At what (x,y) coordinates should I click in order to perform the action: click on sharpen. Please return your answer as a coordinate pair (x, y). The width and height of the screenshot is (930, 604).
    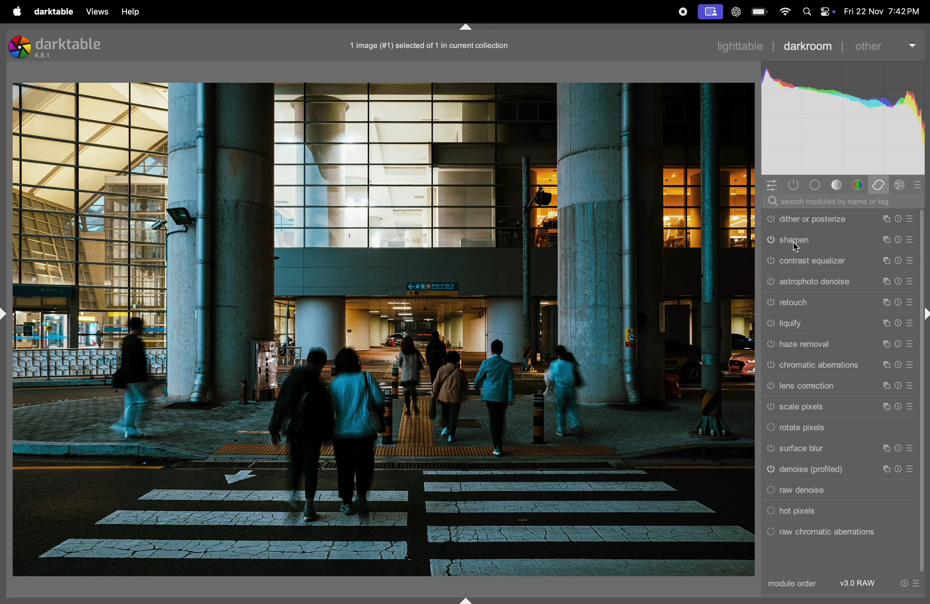
    Looking at the image, I should click on (839, 240).